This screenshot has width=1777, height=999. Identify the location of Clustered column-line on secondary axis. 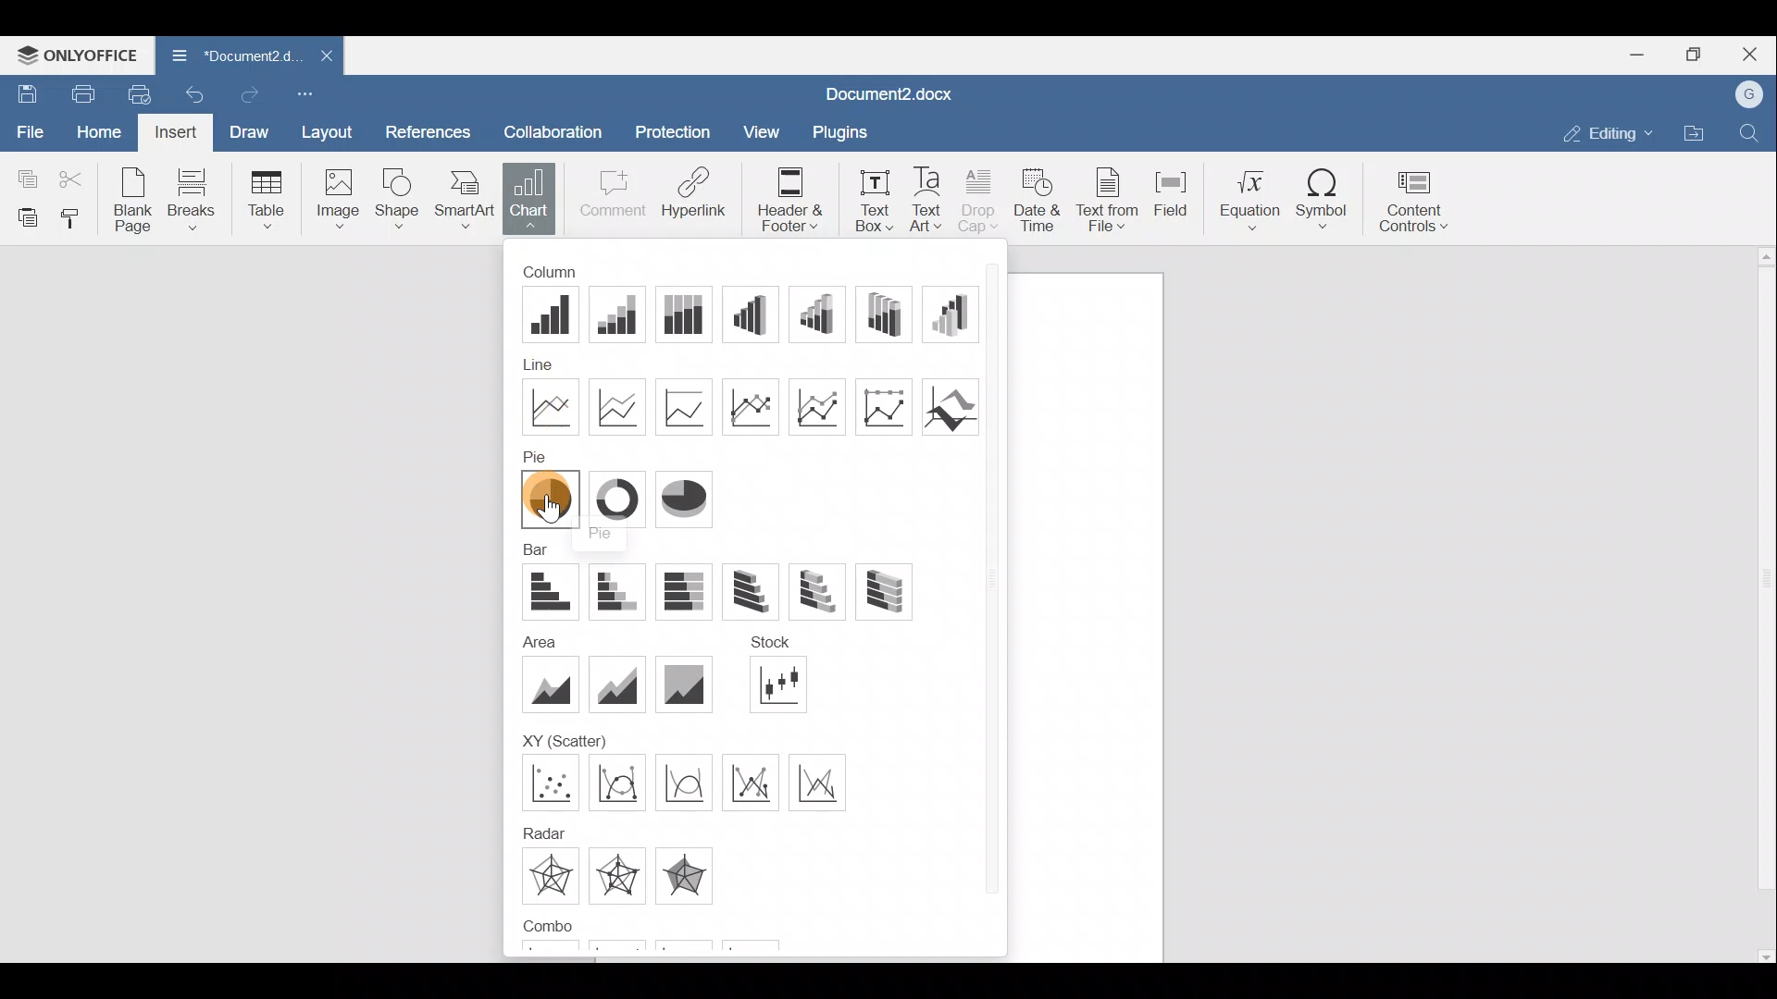
(544, 956).